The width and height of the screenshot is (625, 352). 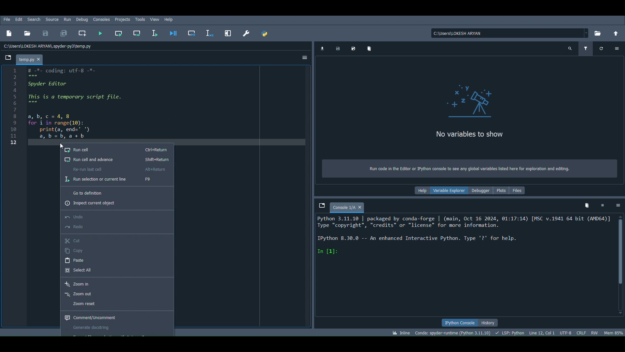 What do you see at coordinates (597, 34) in the screenshot?
I see `Browse a working directory` at bounding box center [597, 34].